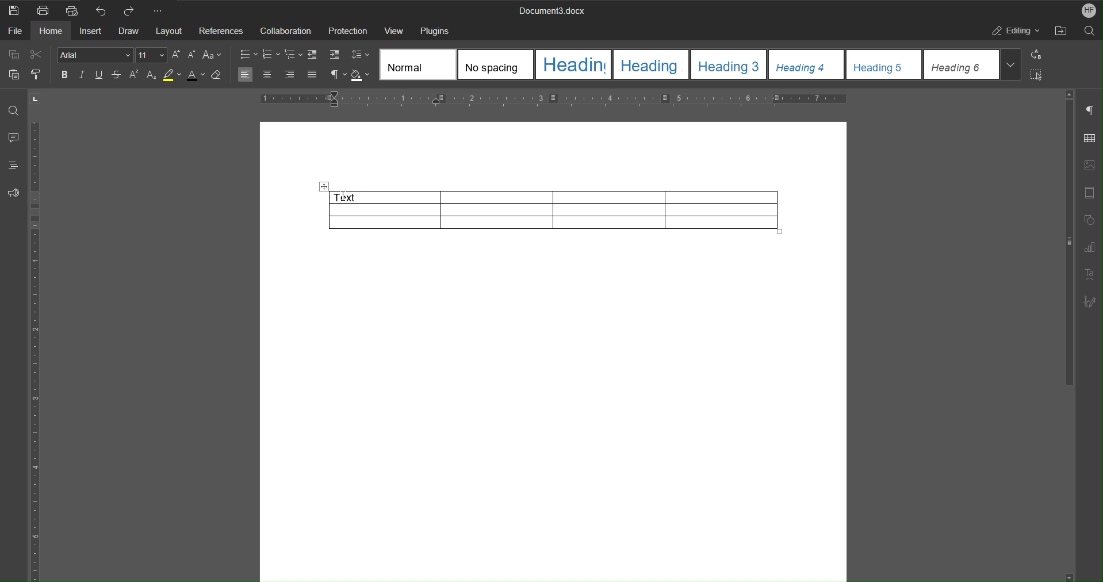  Describe the element at coordinates (1067, 243) in the screenshot. I see `vertical scroll bar` at that location.